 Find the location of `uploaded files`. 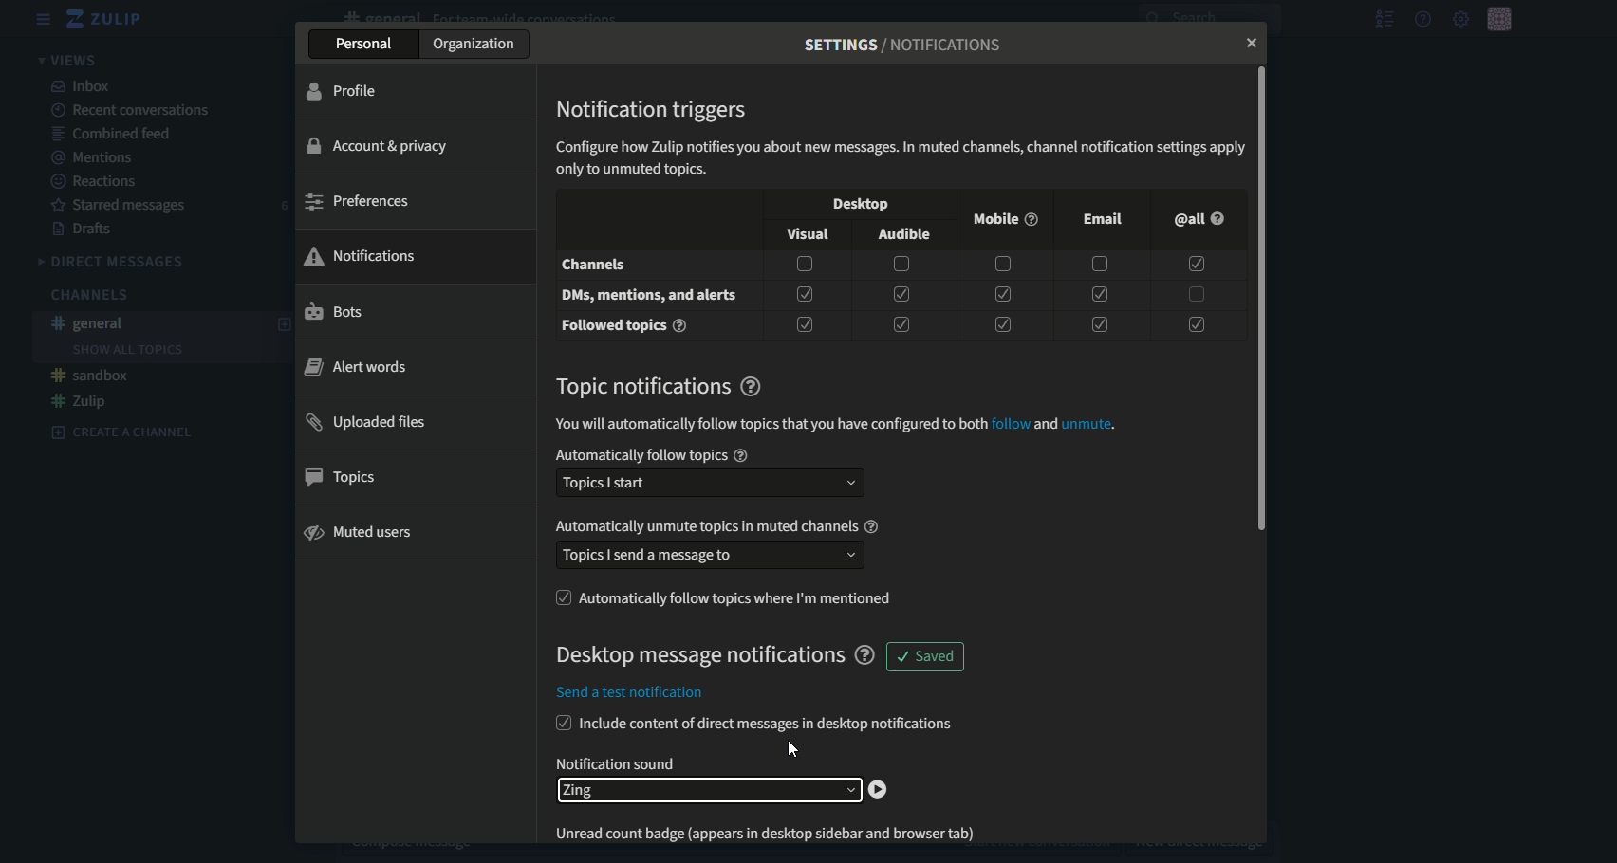

uploaded files is located at coordinates (370, 423).